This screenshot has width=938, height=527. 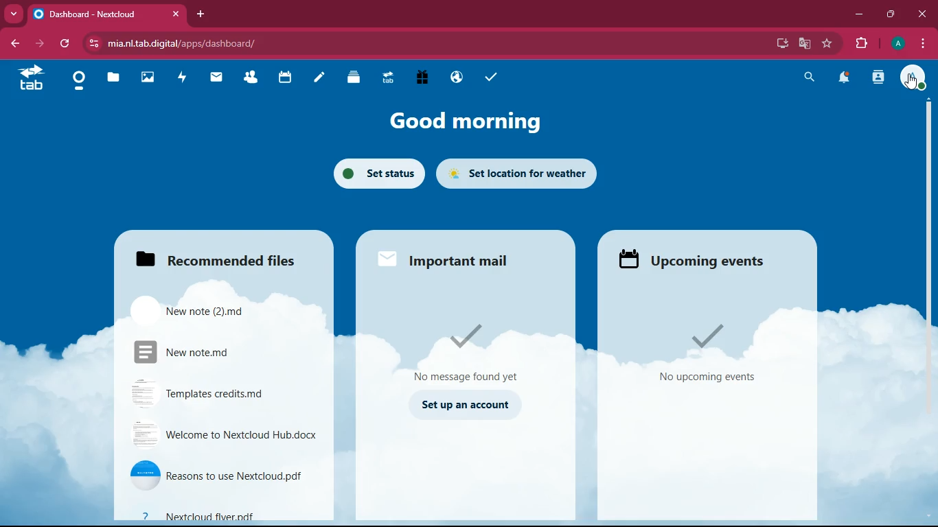 I want to click on public, so click(x=455, y=77).